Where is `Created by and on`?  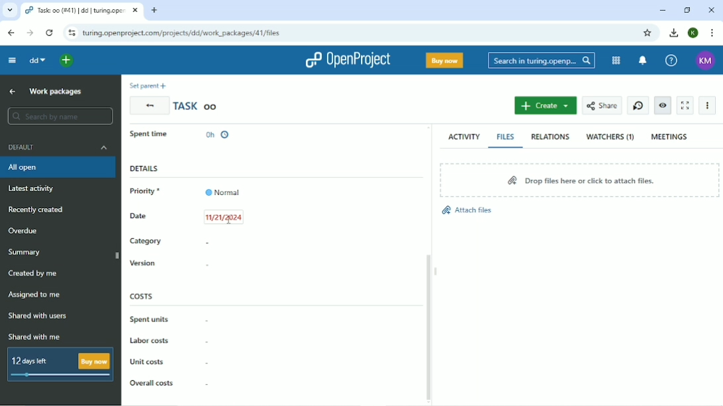
Created by and on is located at coordinates (277, 137).